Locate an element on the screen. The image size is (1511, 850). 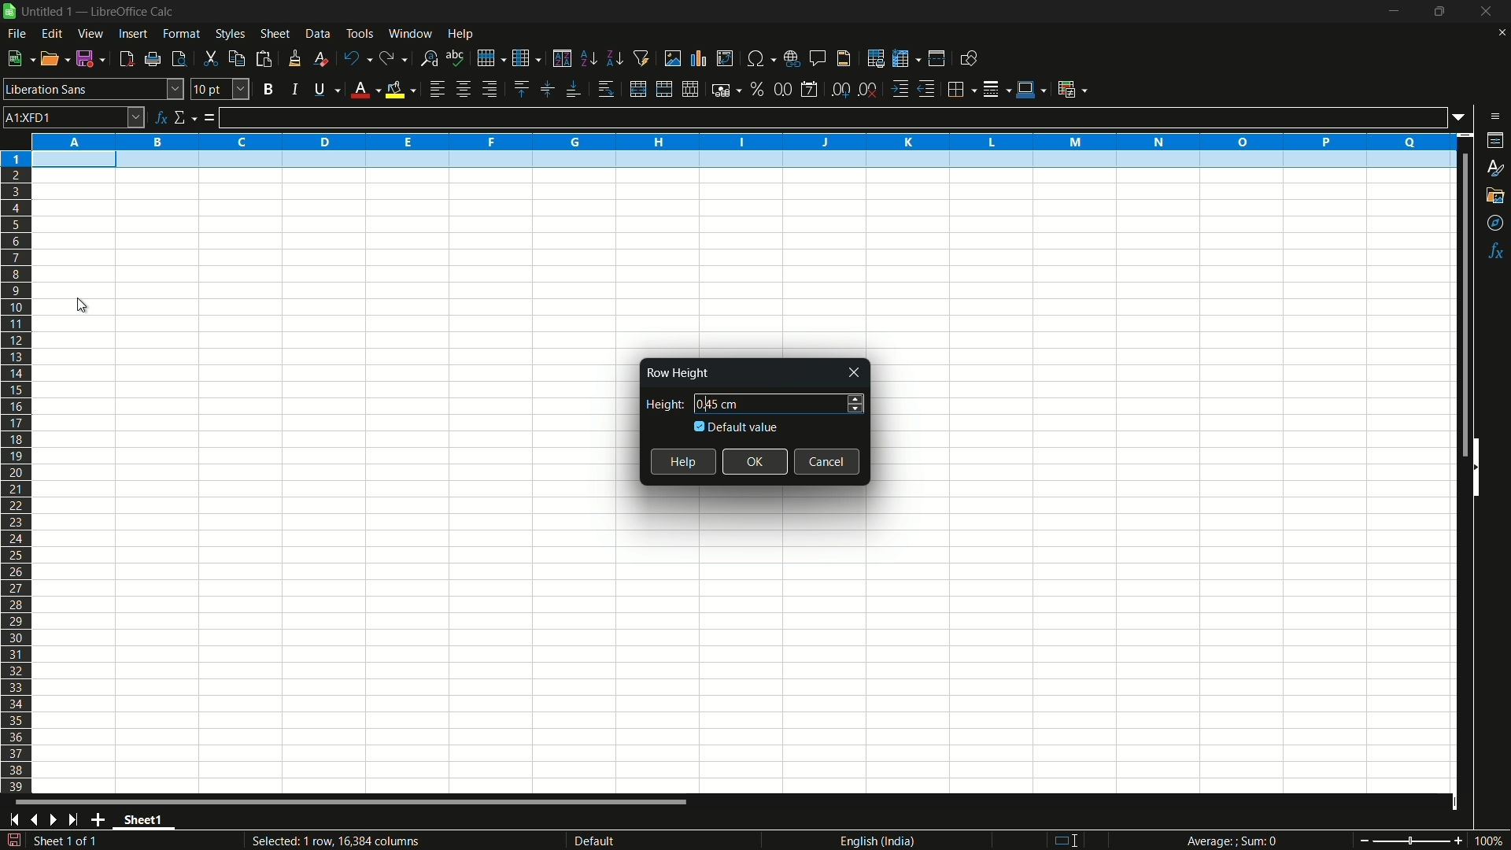
sort descending is located at coordinates (613, 58).